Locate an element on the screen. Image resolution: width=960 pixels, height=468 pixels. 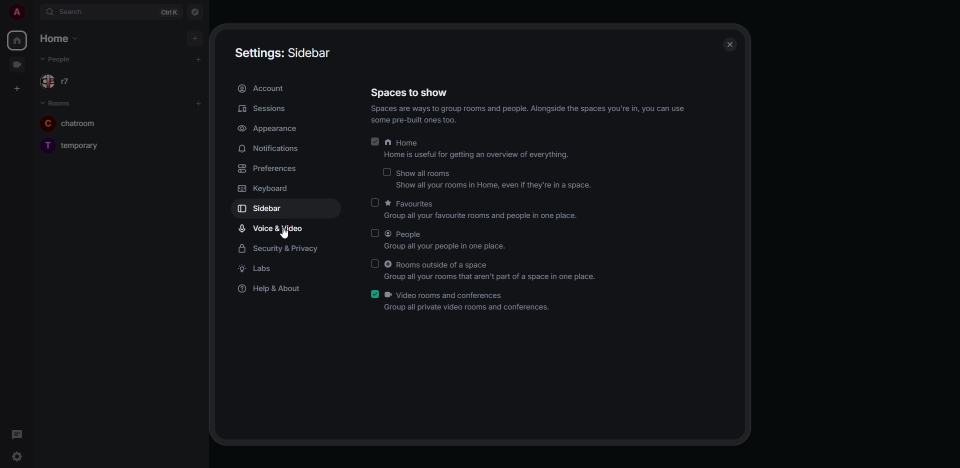
navigator is located at coordinates (194, 12).